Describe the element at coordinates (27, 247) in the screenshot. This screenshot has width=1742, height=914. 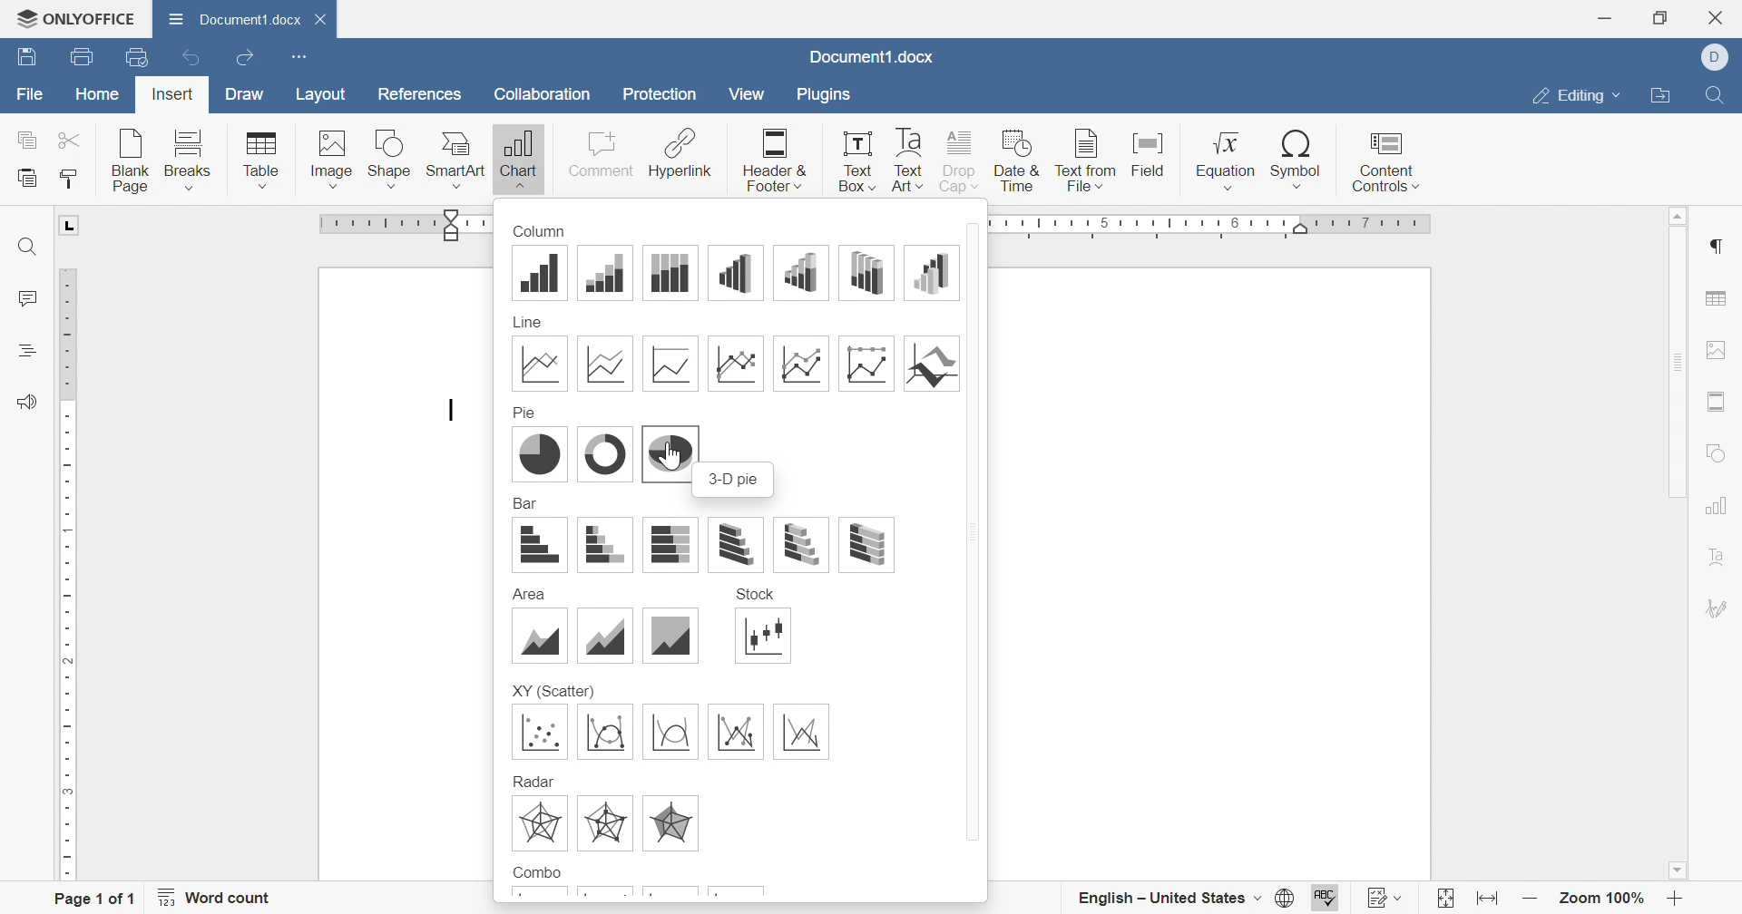
I see `Find` at that location.